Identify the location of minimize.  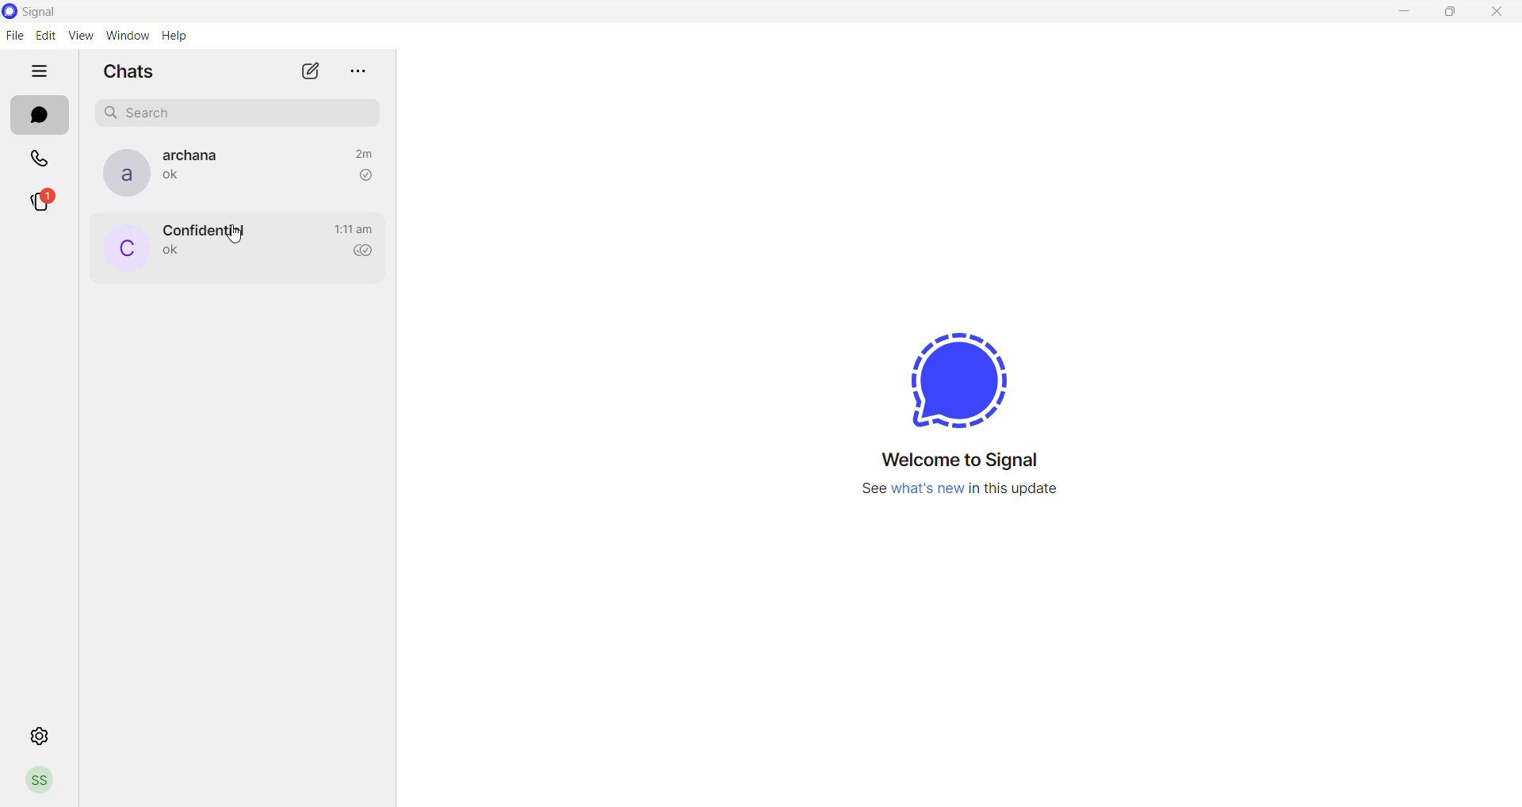
(1406, 16).